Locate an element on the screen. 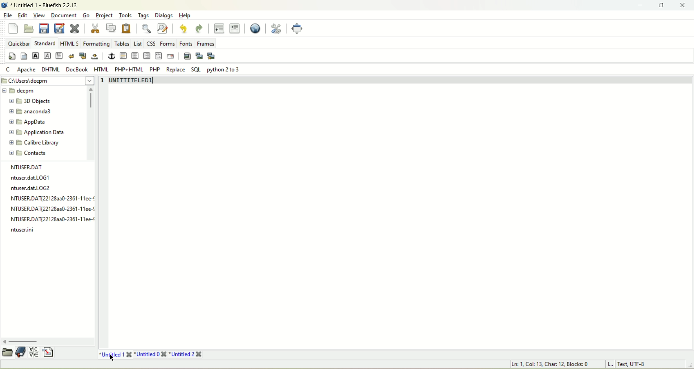  calibre library is located at coordinates (35, 142).